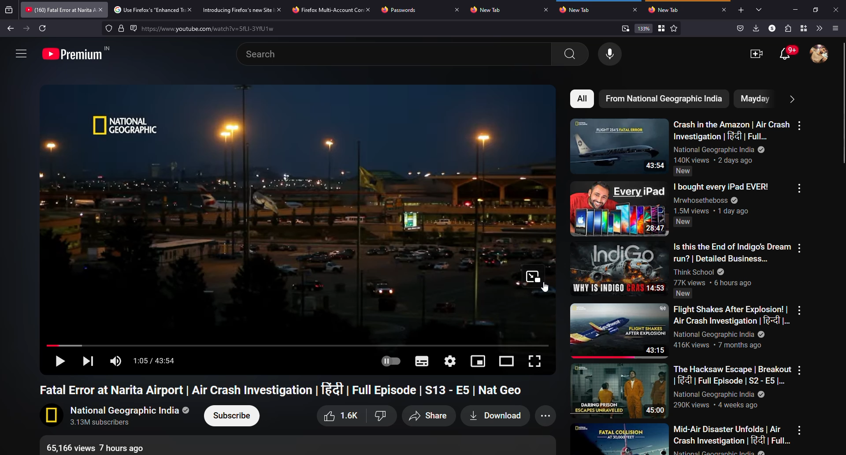 This screenshot has height=455, width=846. Describe the element at coordinates (721, 198) in the screenshot. I see `video text description` at that location.